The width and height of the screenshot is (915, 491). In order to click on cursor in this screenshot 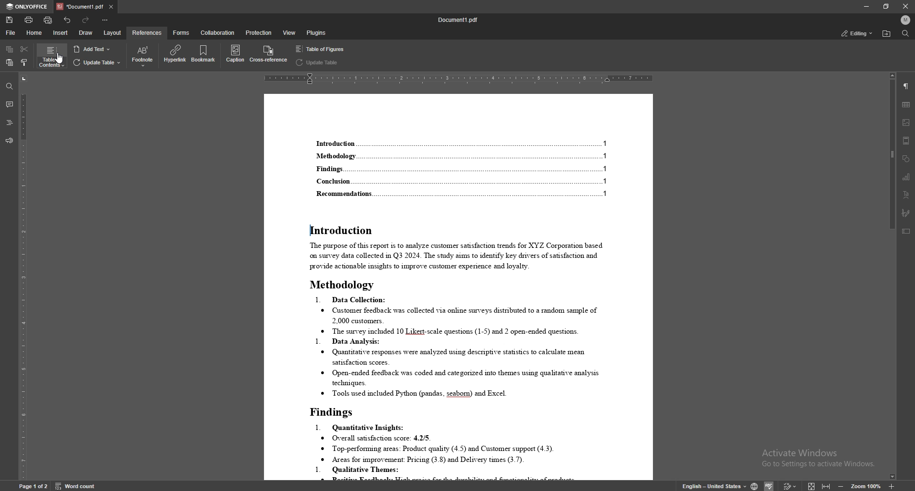, I will do `click(59, 59)`.